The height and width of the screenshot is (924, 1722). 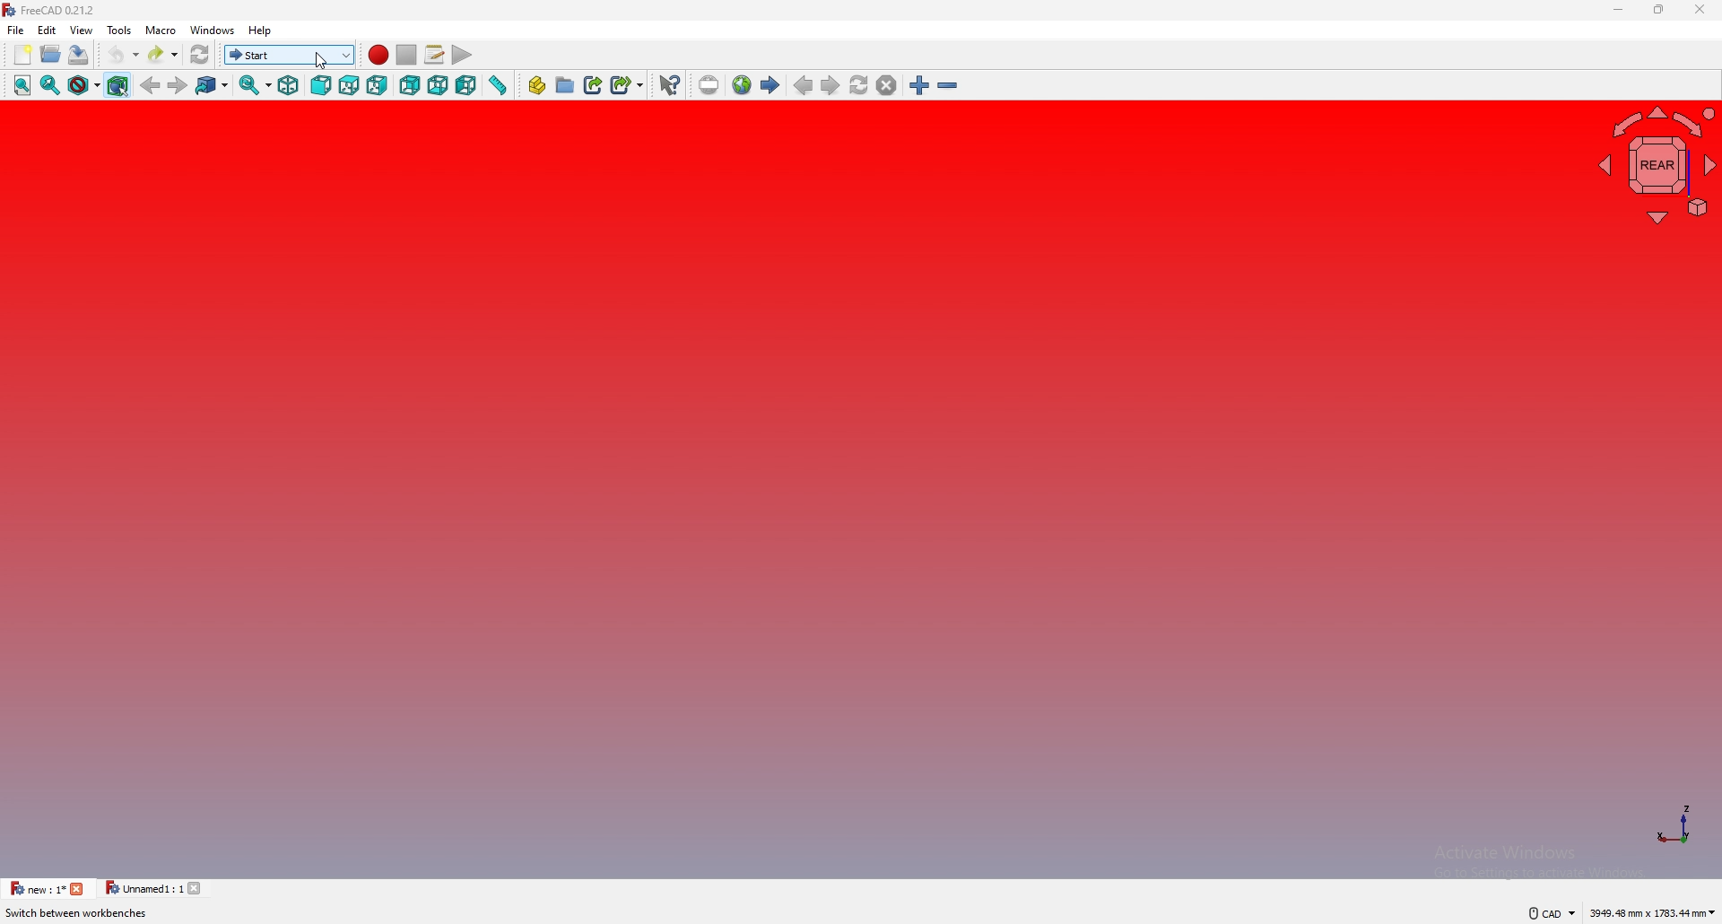 I want to click on top, so click(x=348, y=85).